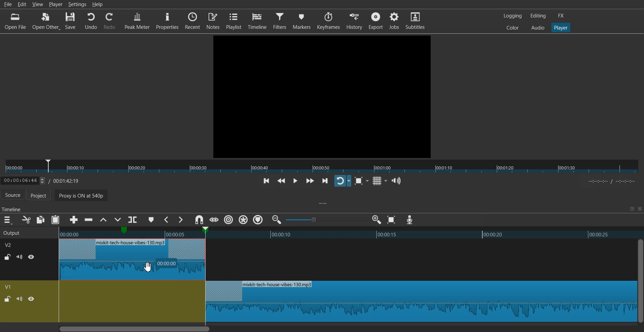  What do you see at coordinates (74, 220) in the screenshot?
I see `Append ` at bounding box center [74, 220].